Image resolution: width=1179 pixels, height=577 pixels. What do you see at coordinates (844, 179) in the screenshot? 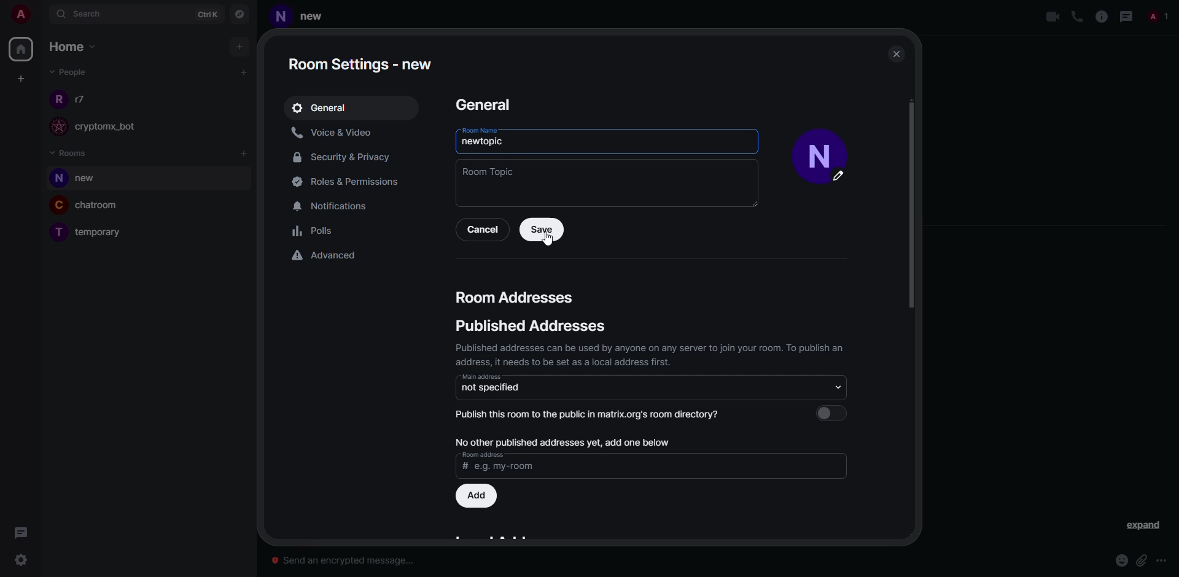
I see `edit` at bounding box center [844, 179].